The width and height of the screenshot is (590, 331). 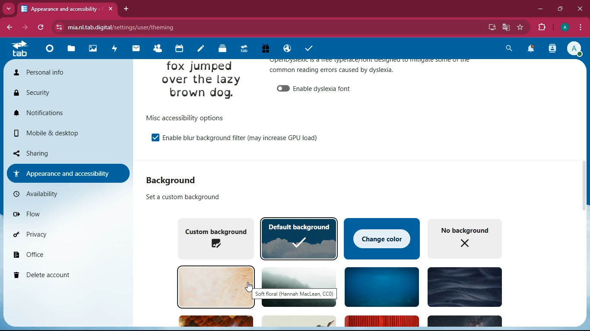 I want to click on background, so click(x=214, y=286).